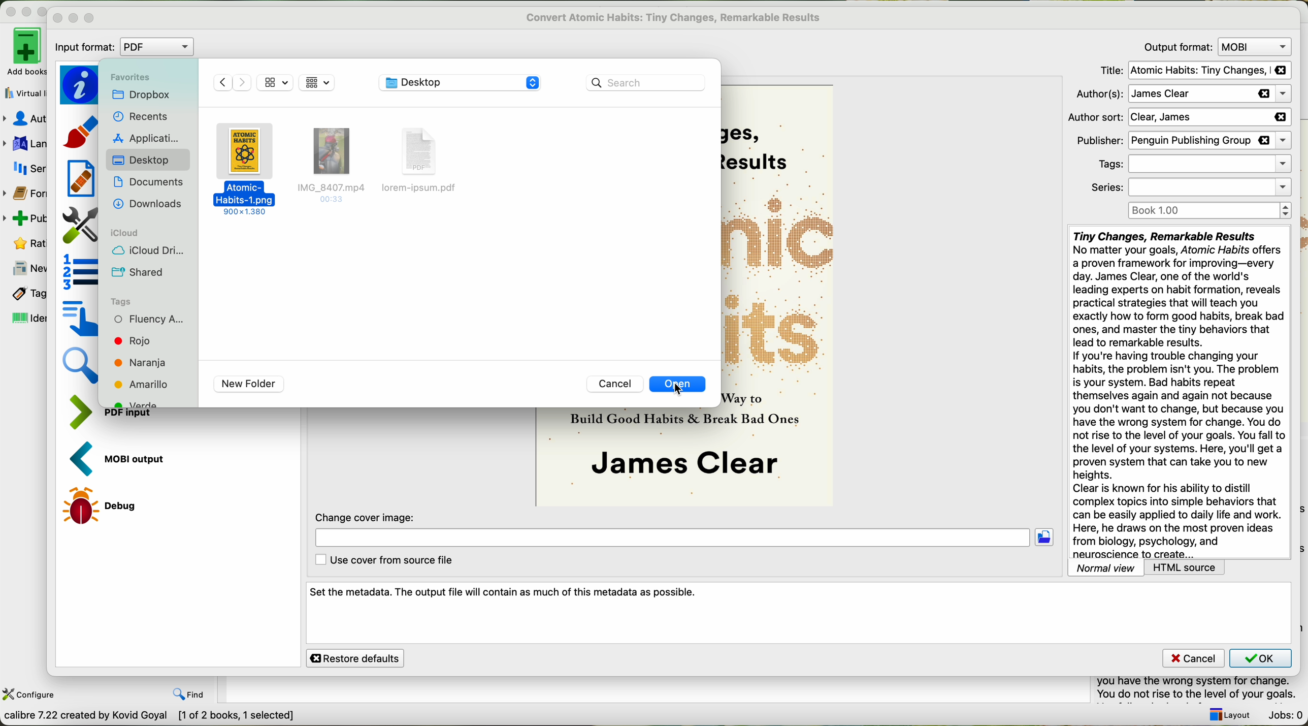 The image size is (1308, 726). I want to click on mosaic view, so click(317, 83).